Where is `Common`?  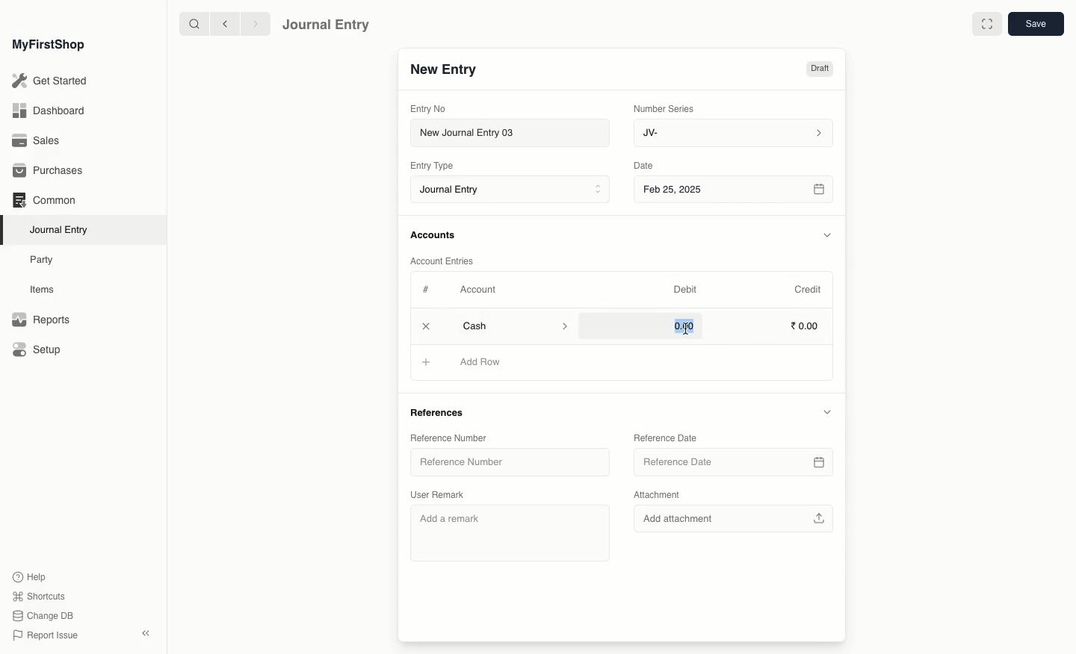
Common is located at coordinates (43, 200).